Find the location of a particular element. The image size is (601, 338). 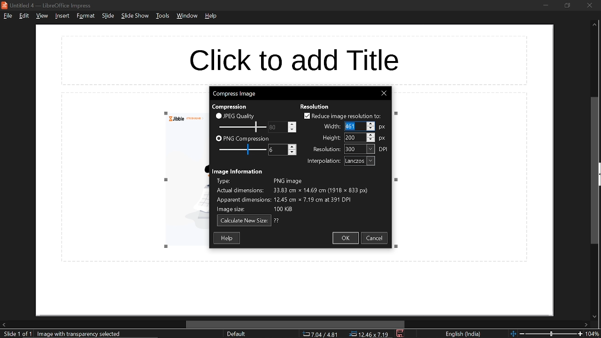

interpolation is located at coordinates (359, 161).